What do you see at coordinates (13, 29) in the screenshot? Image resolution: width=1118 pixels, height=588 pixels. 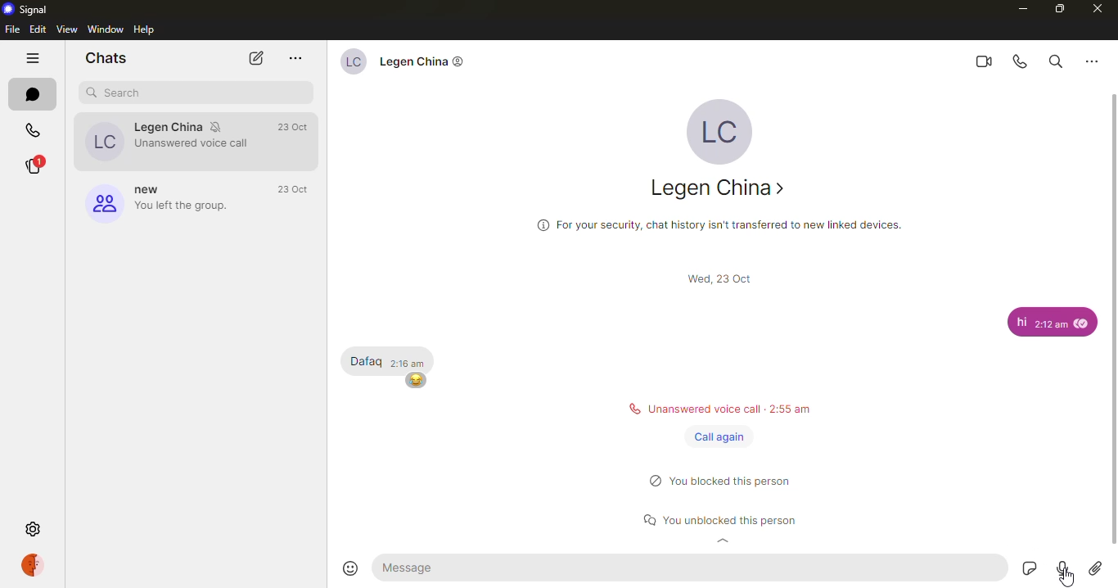 I see `file` at bounding box center [13, 29].